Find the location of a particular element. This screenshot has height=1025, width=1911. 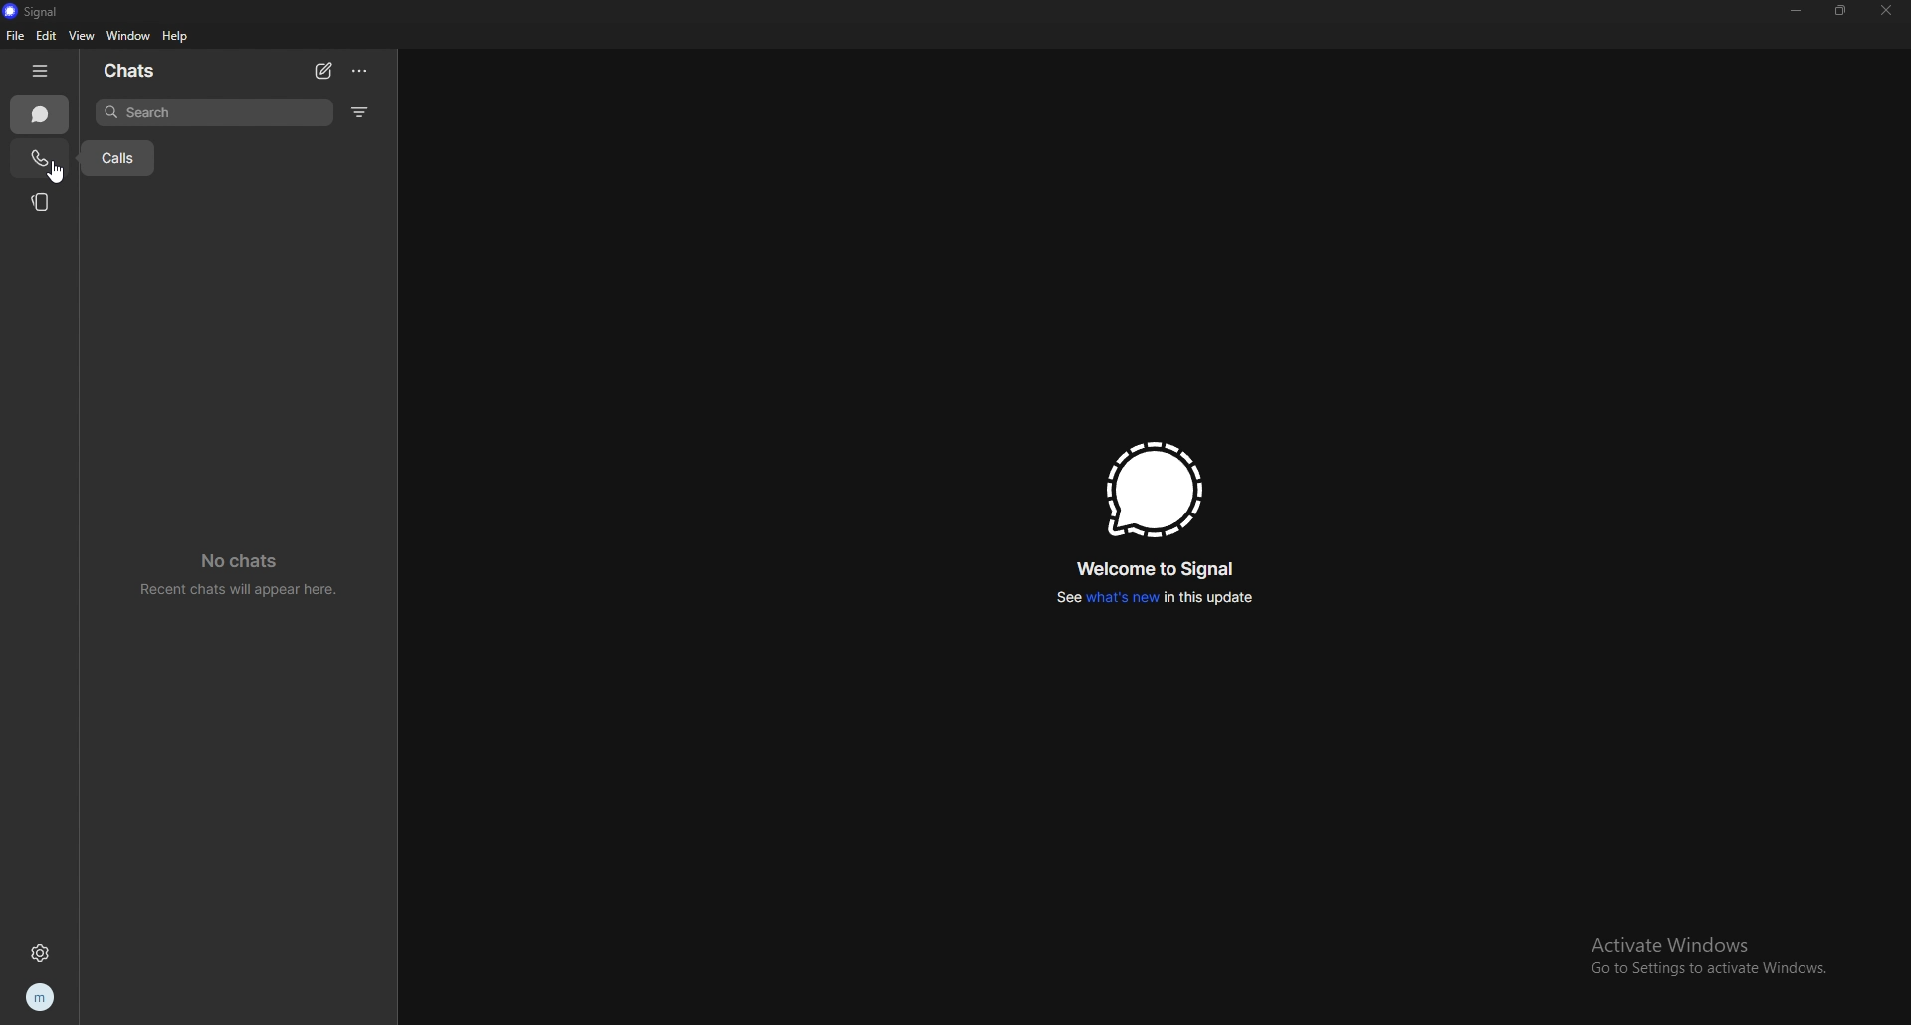

see whats new in this updater is located at coordinates (1150, 599).